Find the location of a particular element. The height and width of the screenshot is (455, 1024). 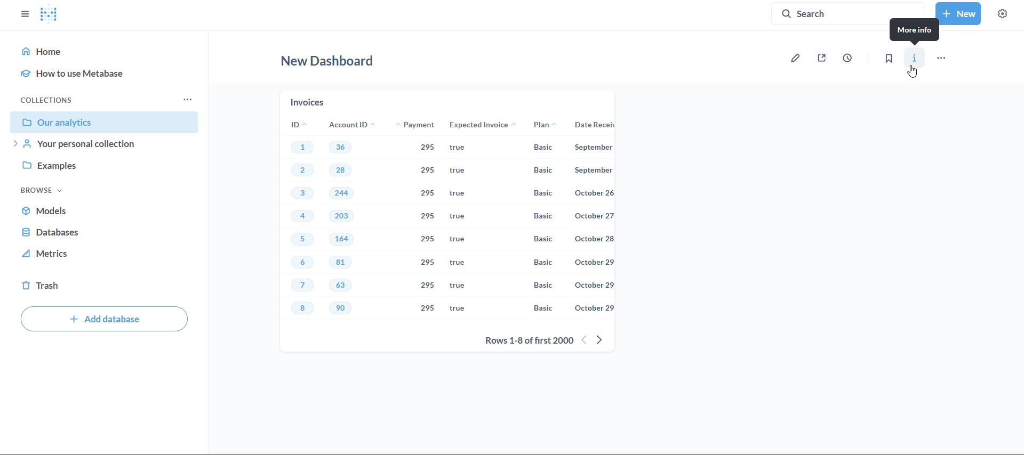

true is located at coordinates (456, 307).